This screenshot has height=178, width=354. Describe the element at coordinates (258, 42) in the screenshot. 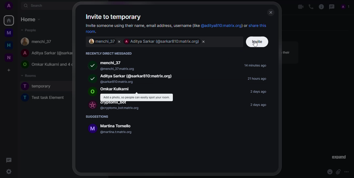

I see `invite` at that location.